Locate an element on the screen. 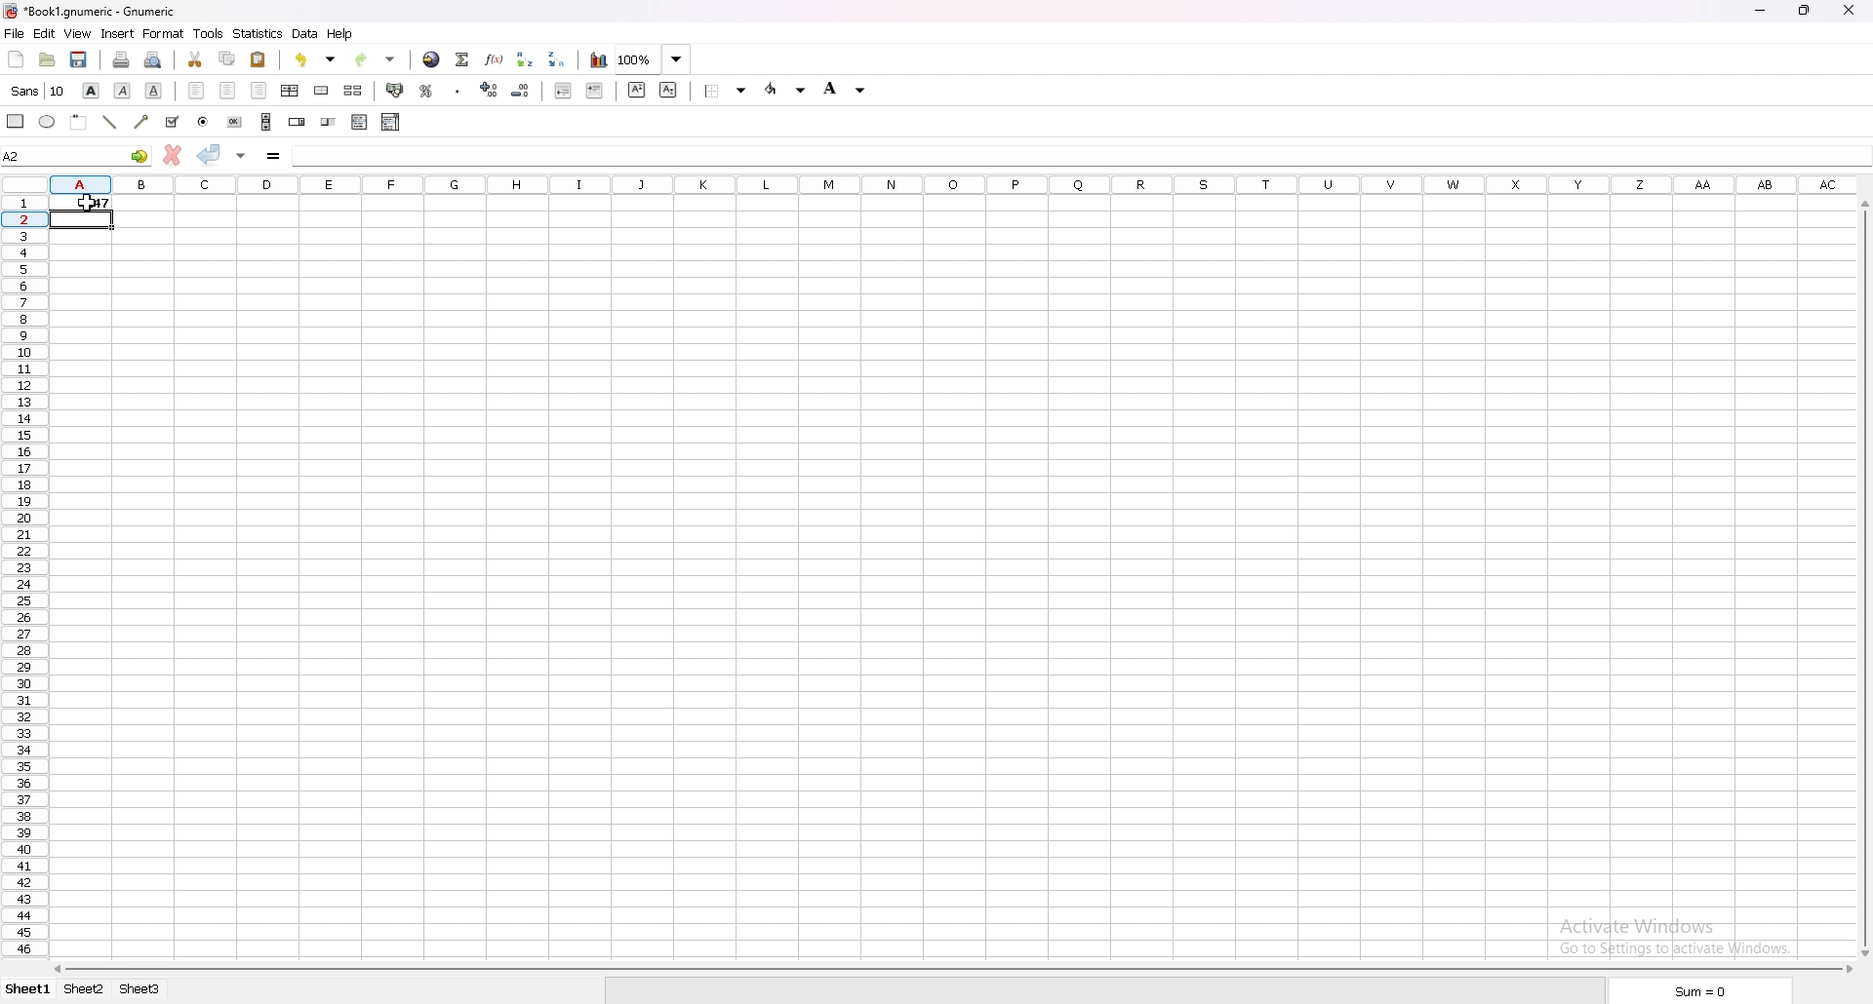 Image resolution: width=1873 pixels, height=1004 pixels. paste is located at coordinates (259, 58).